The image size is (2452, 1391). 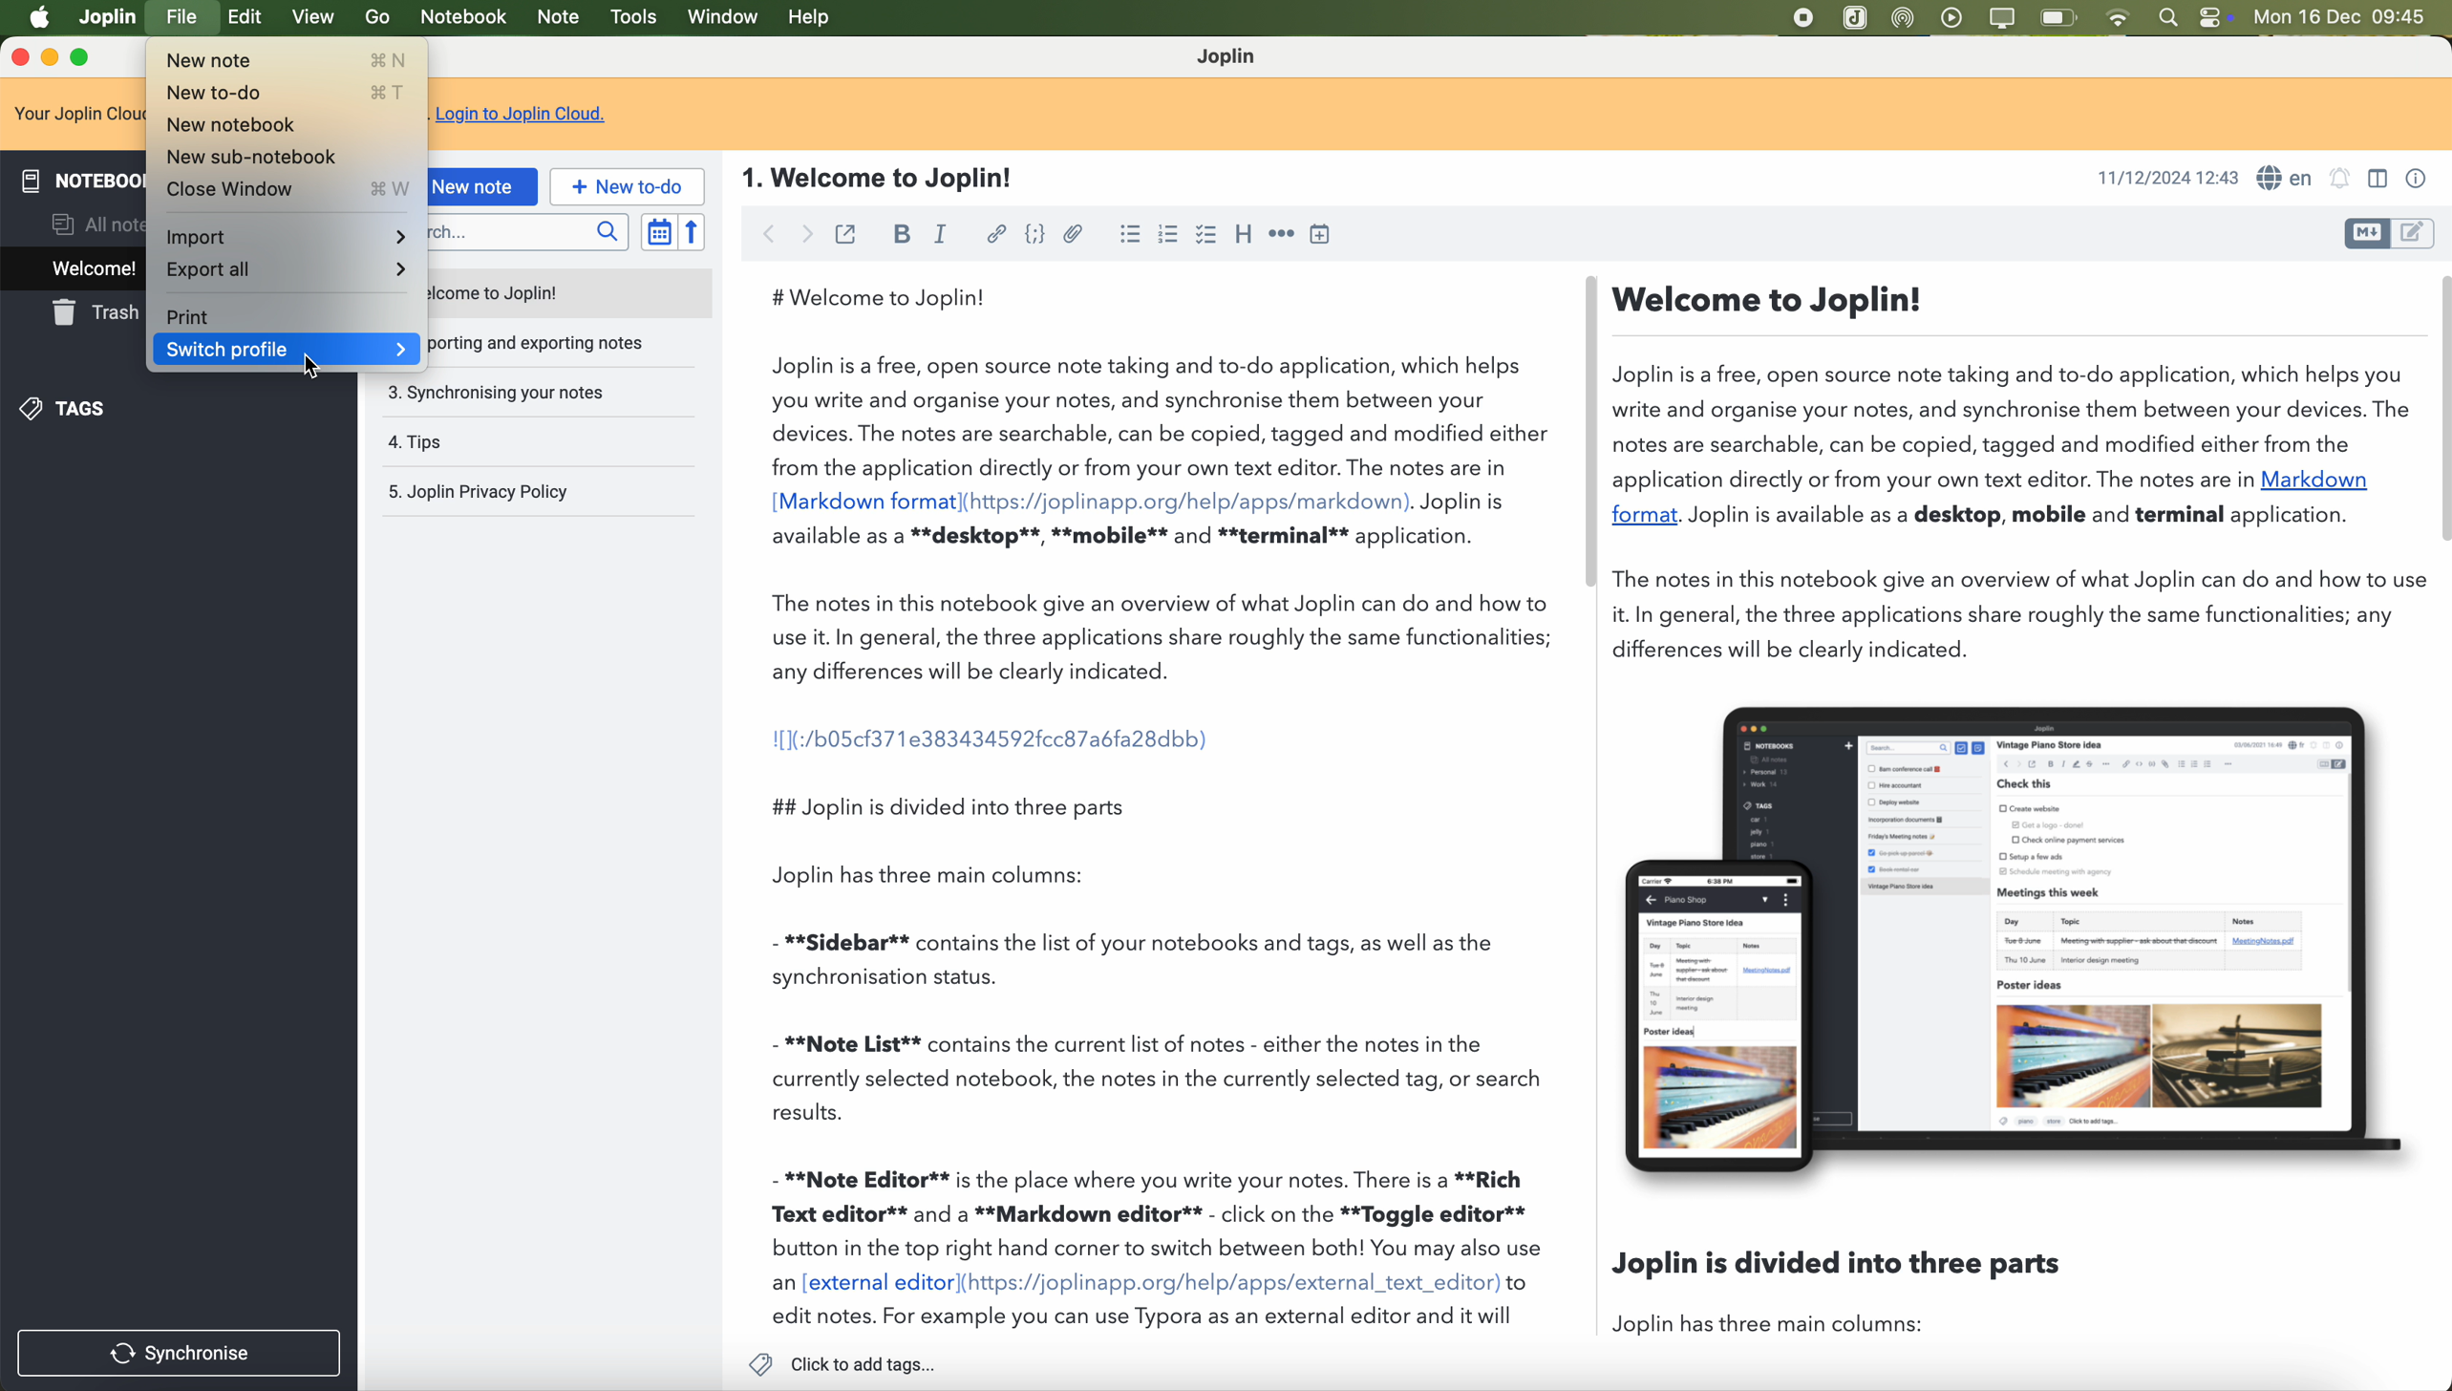 What do you see at coordinates (1584, 431) in the screenshot?
I see `scroll bar` at bounding box center [1584, 431].